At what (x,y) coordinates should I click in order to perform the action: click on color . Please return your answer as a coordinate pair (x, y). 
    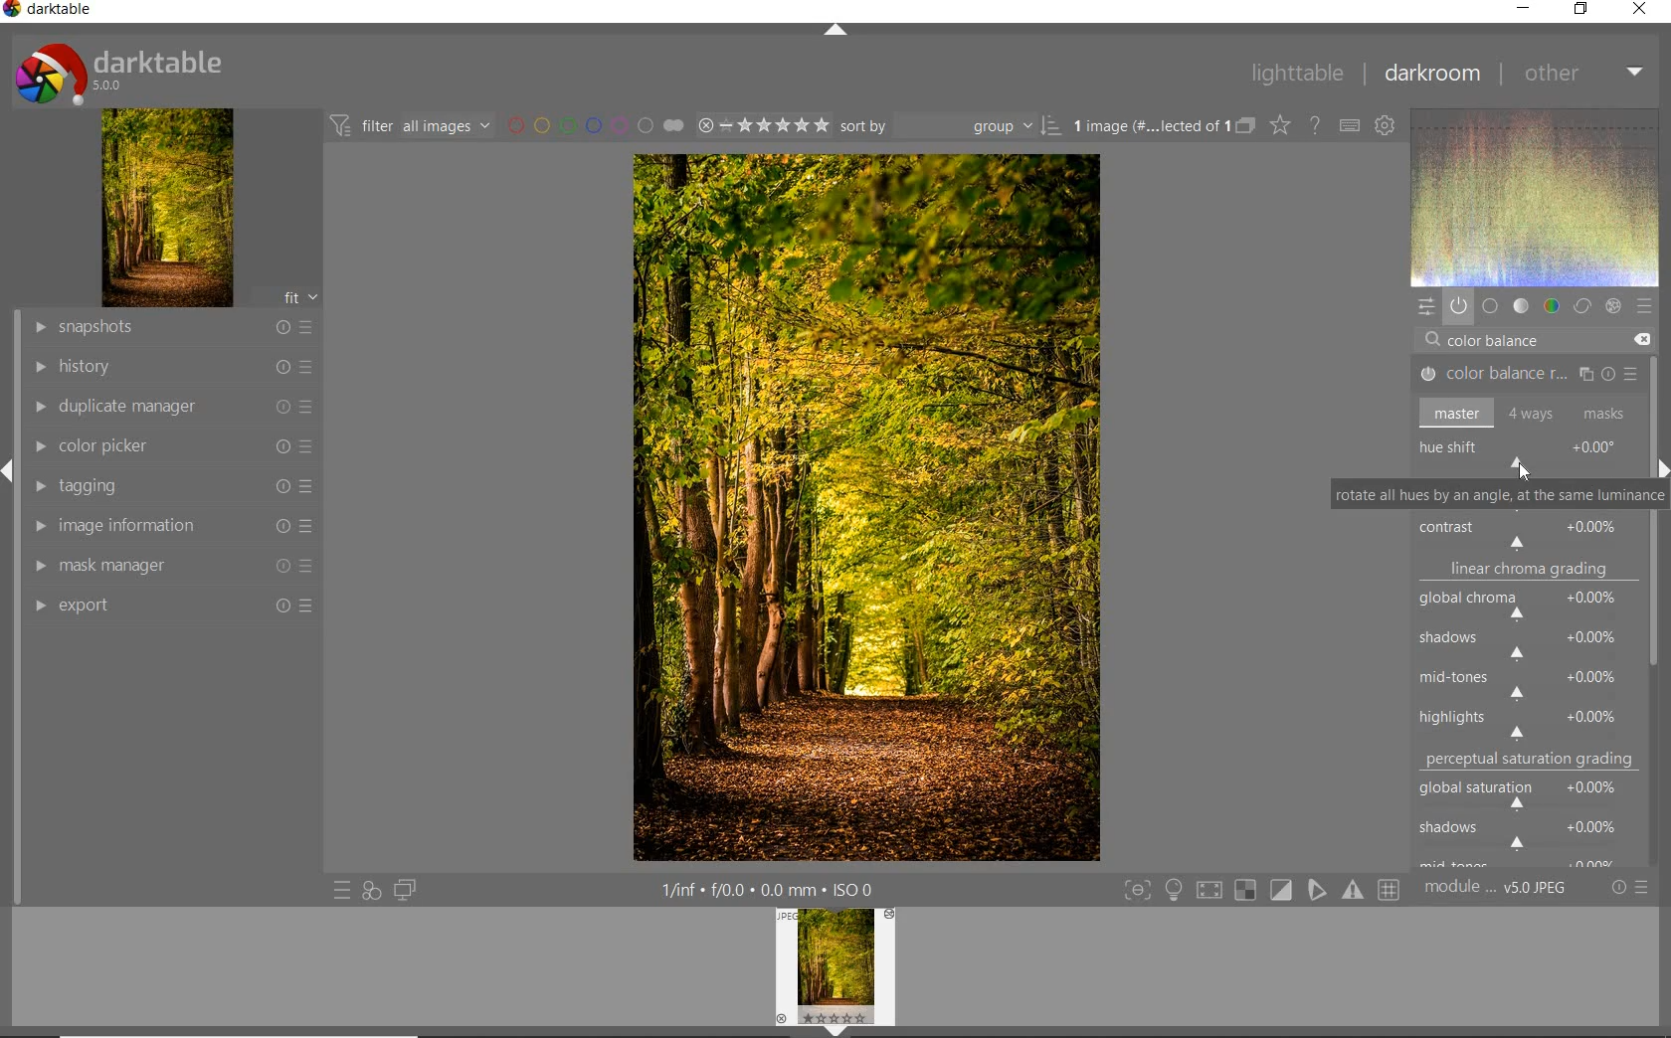
    Looking at the image, I should click on (1550, 306).